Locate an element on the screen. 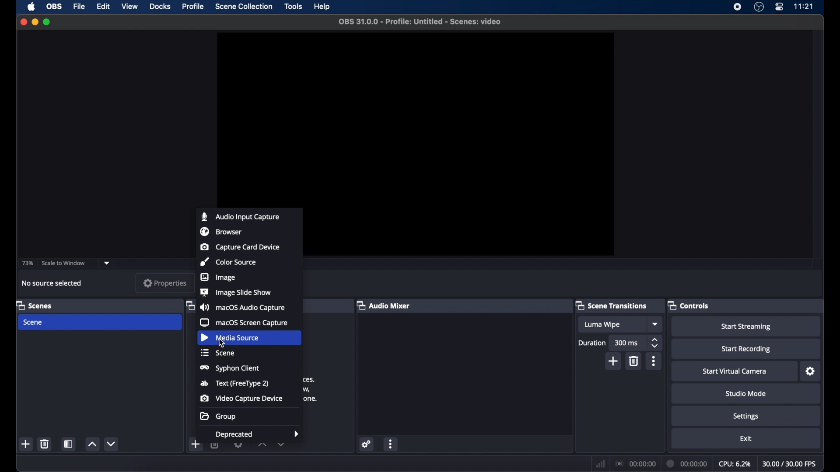 The height and width of the screenshot is (472, 840). settings is located at coordinates (746, 417).